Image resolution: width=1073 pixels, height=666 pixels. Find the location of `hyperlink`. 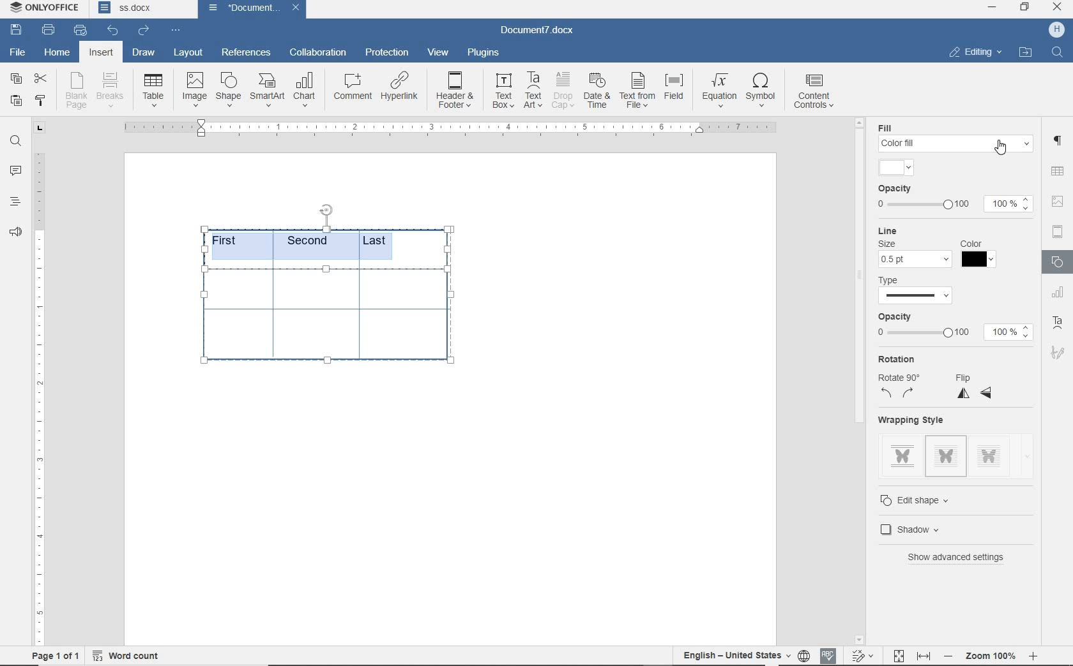

hyperlink is located at coordinates (401, 89).